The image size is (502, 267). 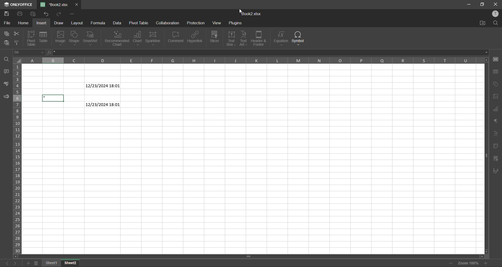 I want to click on undo, so click(x=59, y=14).